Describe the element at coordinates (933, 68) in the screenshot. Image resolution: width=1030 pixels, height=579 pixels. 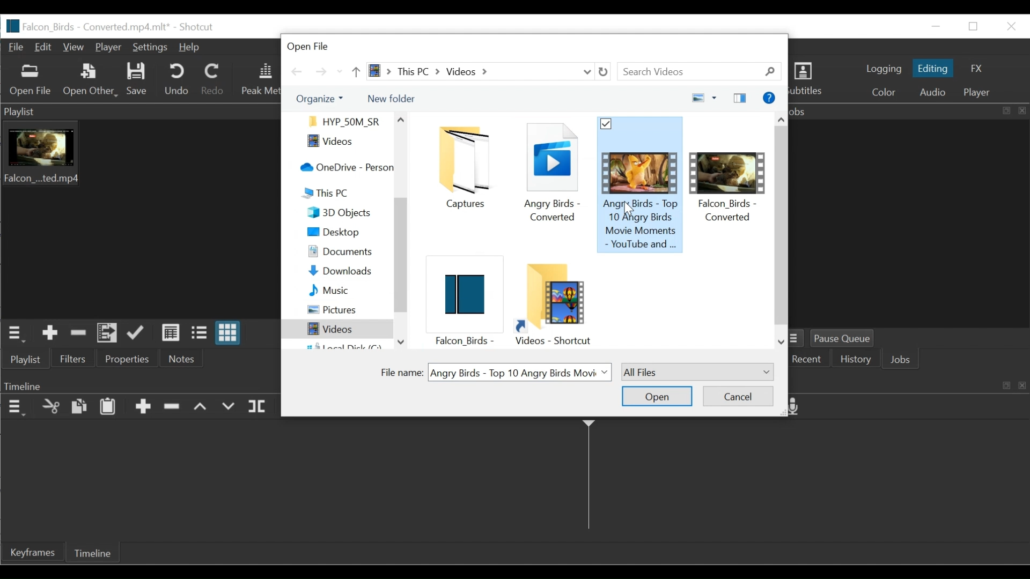
I see `Editing` at that location.